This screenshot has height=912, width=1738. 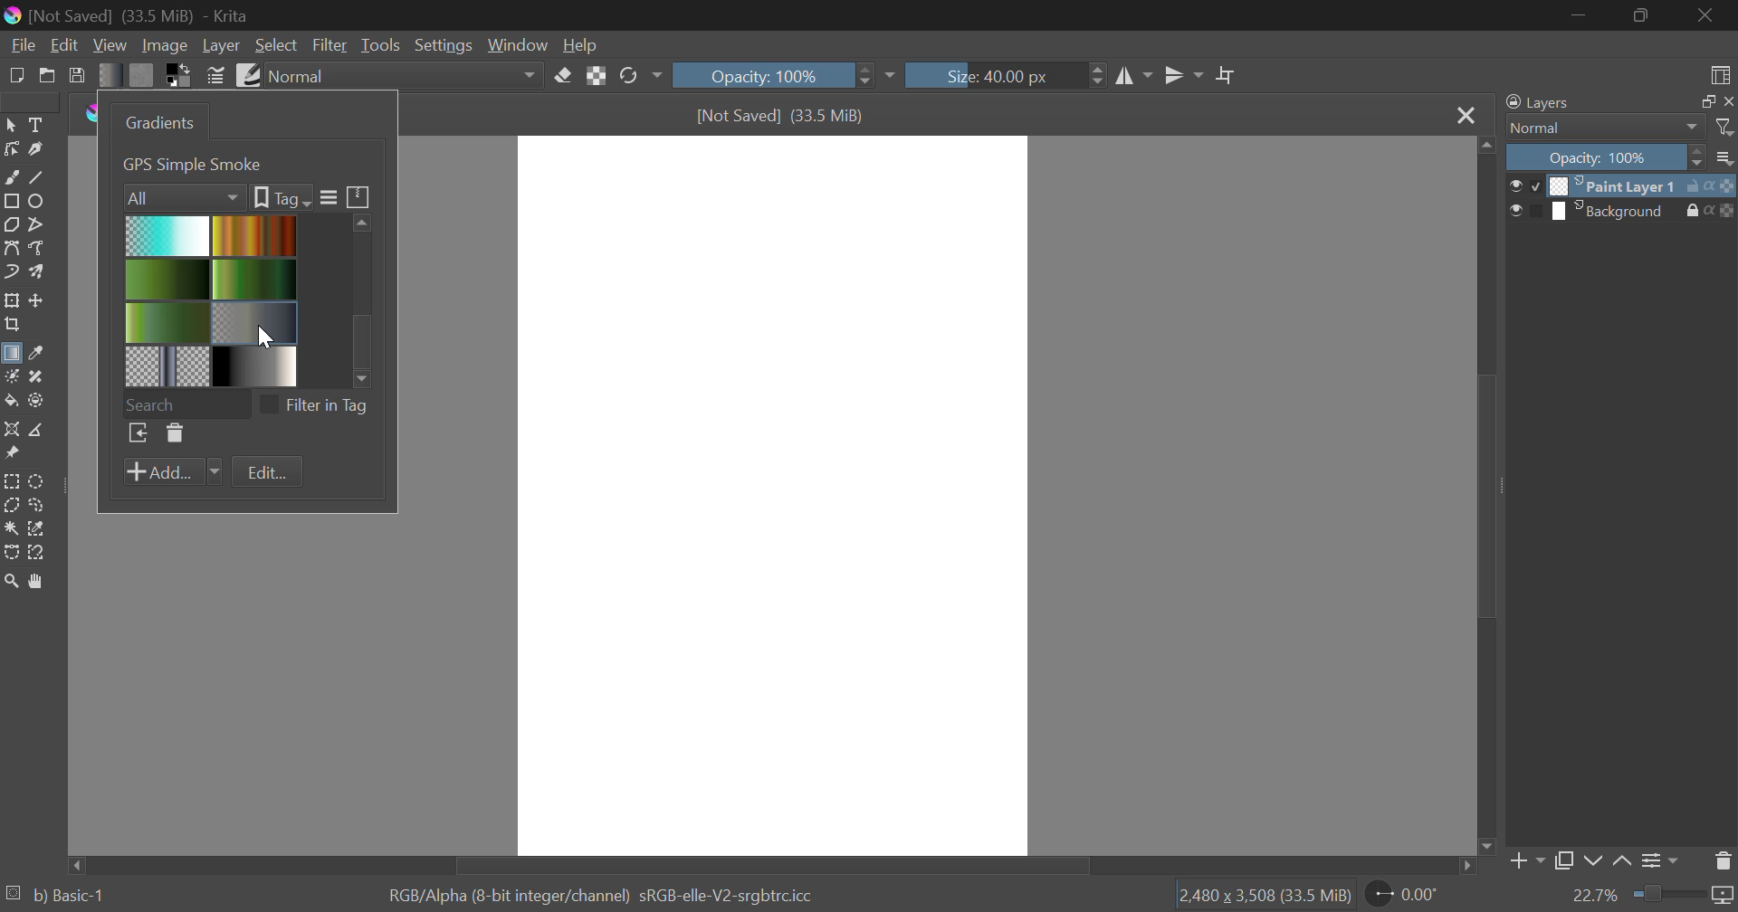 I want to click on View, so click(x=110, y=45).